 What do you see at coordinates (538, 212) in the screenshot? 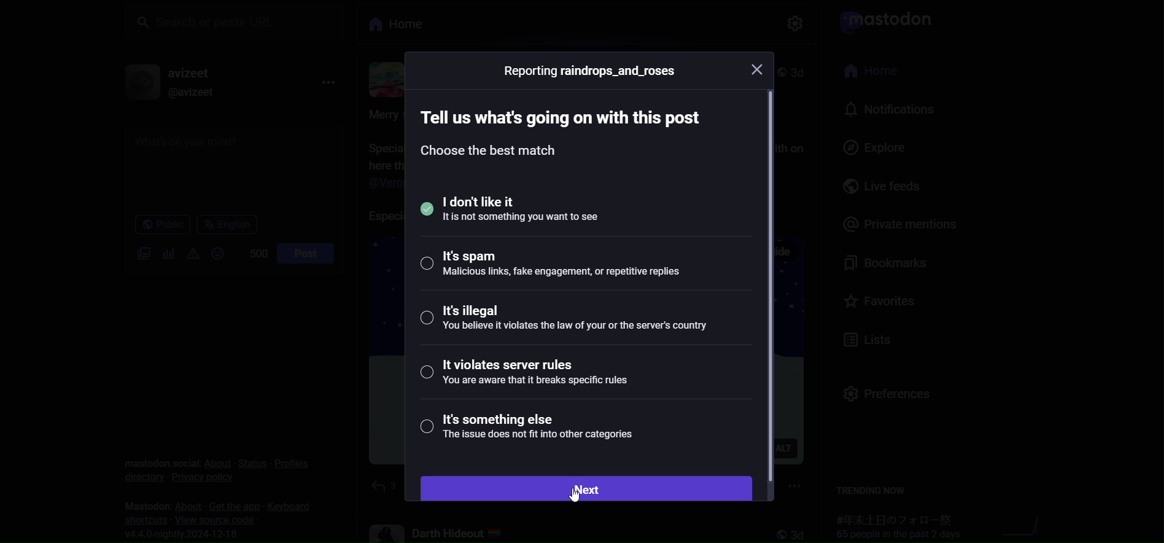
I see `selected i dont like it` at bounding box center [538, 212].